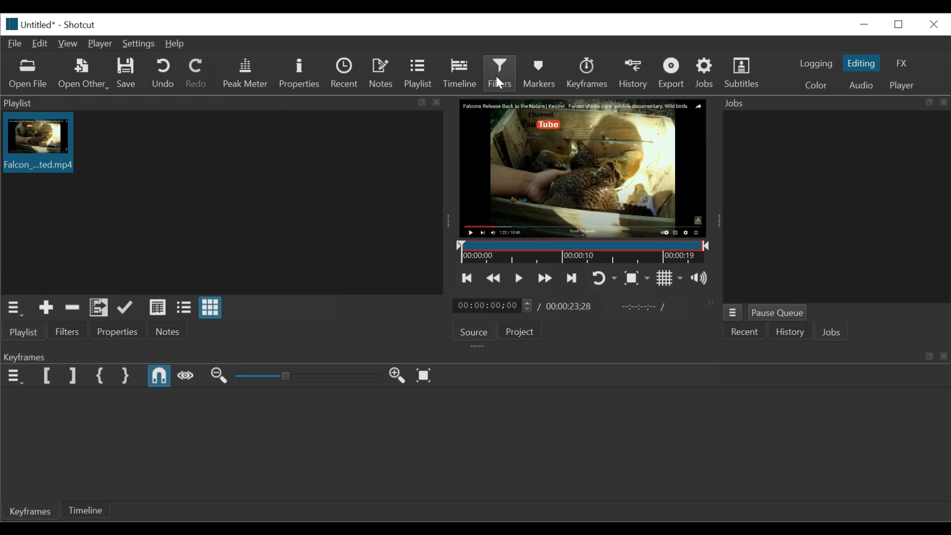  I want to click on Notes, so click(170, 331).